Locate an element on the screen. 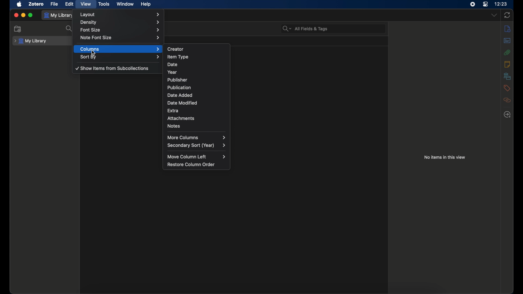 The height and width of the screenshot is (294, 523). columns is located at coordinates (120, 49).